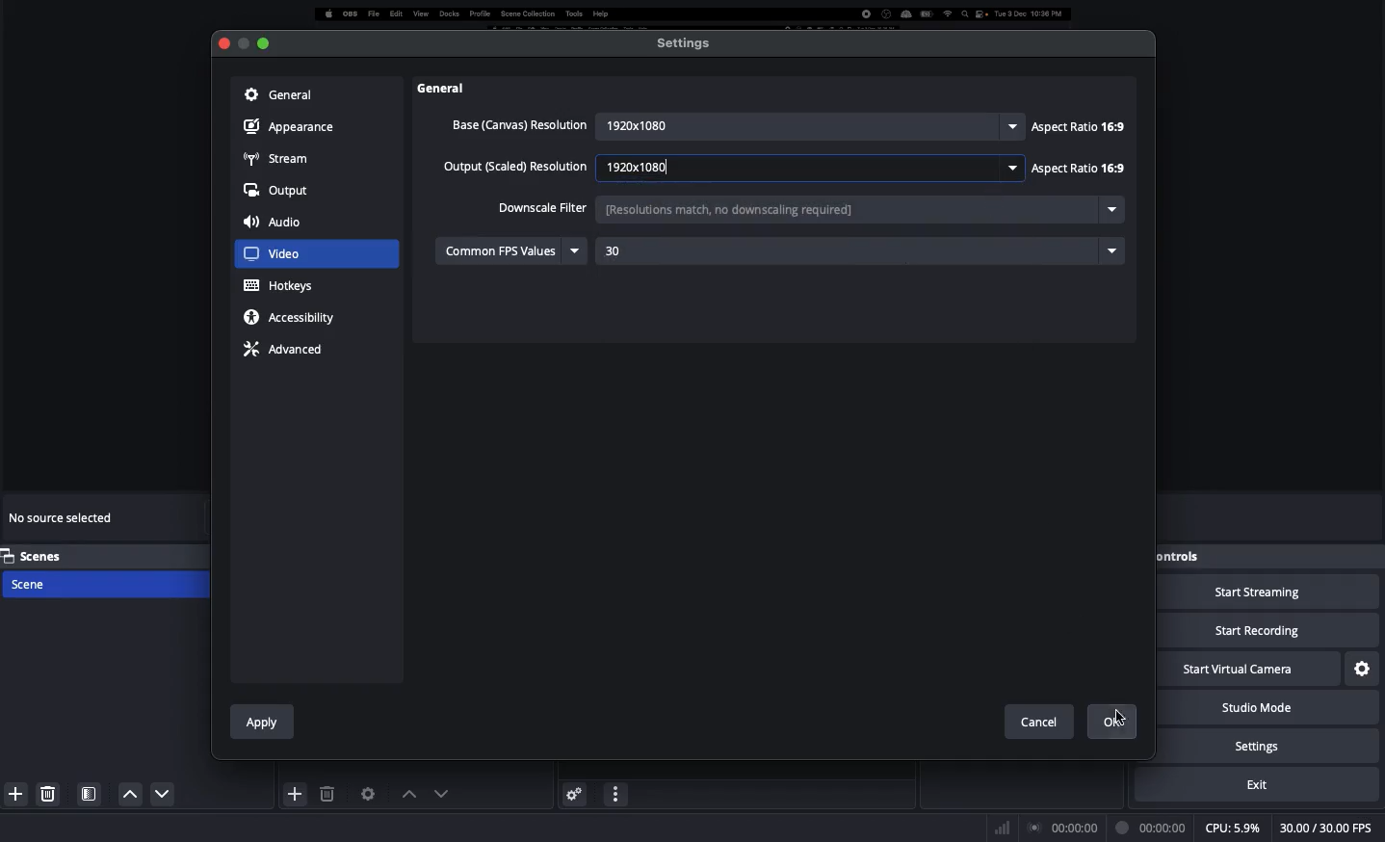 This screenshot has width=1385, height=842. What do you see at coordinates (1250, 671) in the screenshot?
I see `Start virtual camera` at bounding box center [1250, 671].